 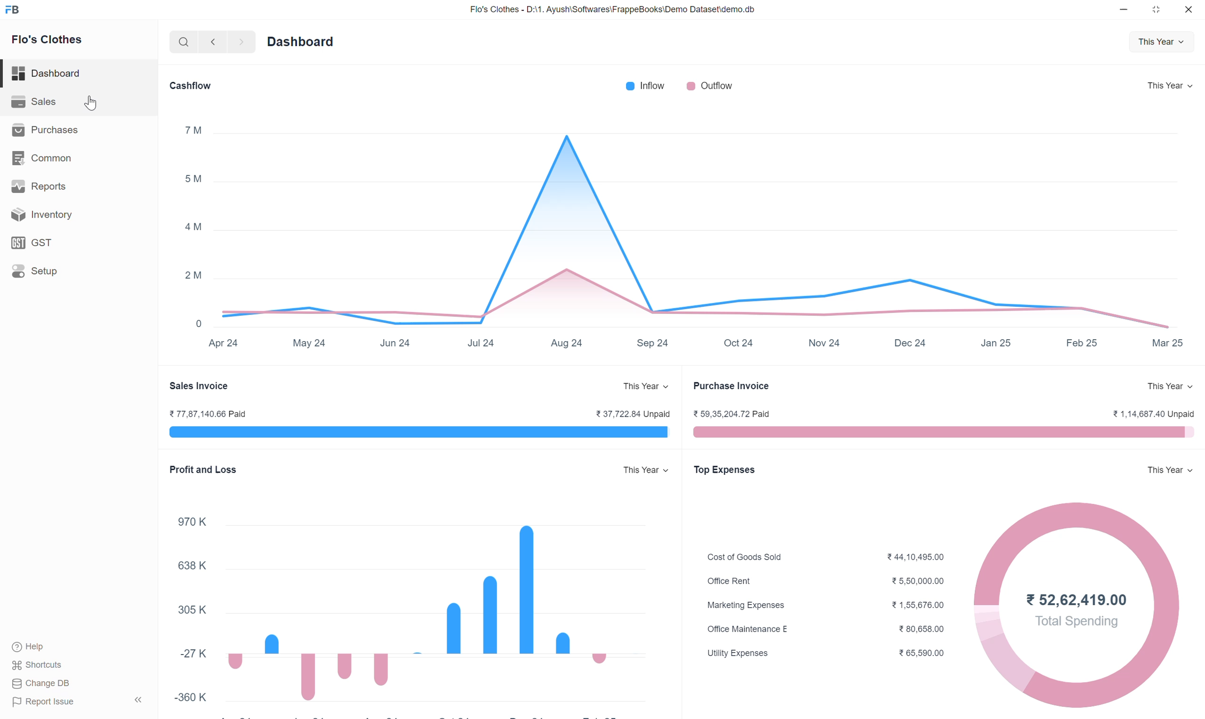 I want to click on Setup, so click(x=67, y=274).